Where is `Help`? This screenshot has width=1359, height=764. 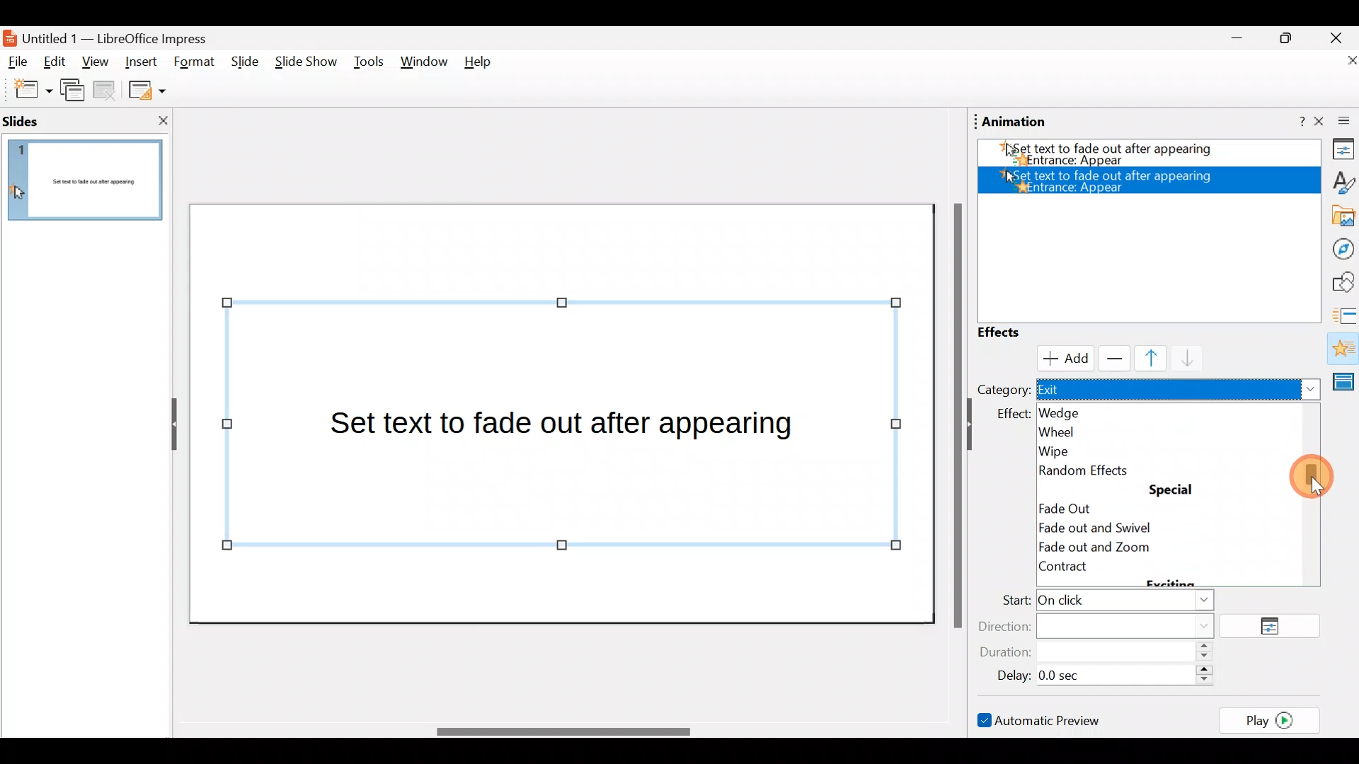
Help is located at coordinates (483, 65).